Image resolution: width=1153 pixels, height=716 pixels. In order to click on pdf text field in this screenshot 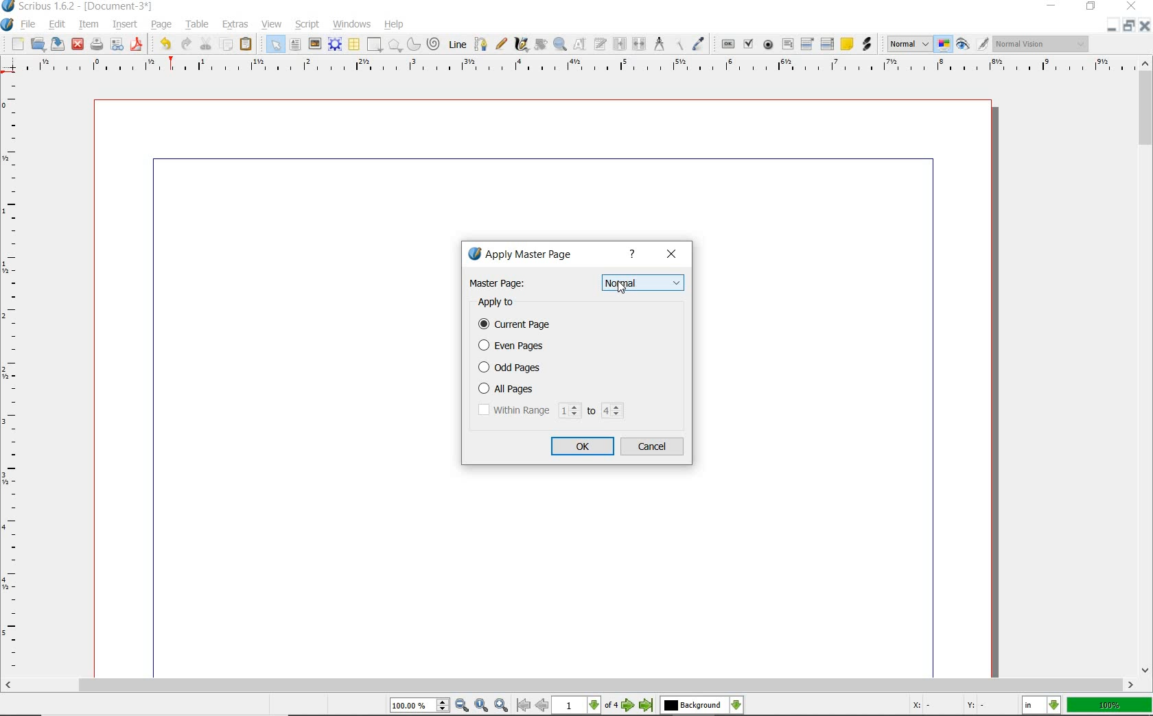, I will do `click(789, 43)`.